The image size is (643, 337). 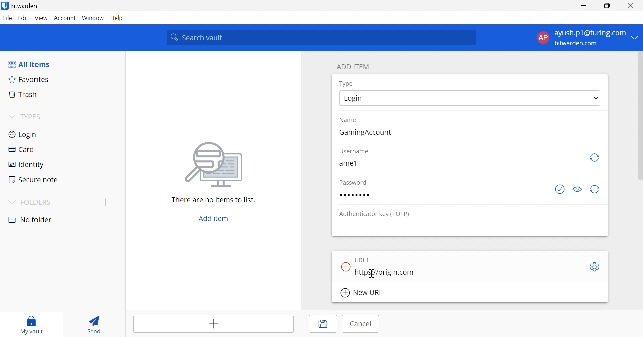 I want to click on Login, so click(x=355, y=98).